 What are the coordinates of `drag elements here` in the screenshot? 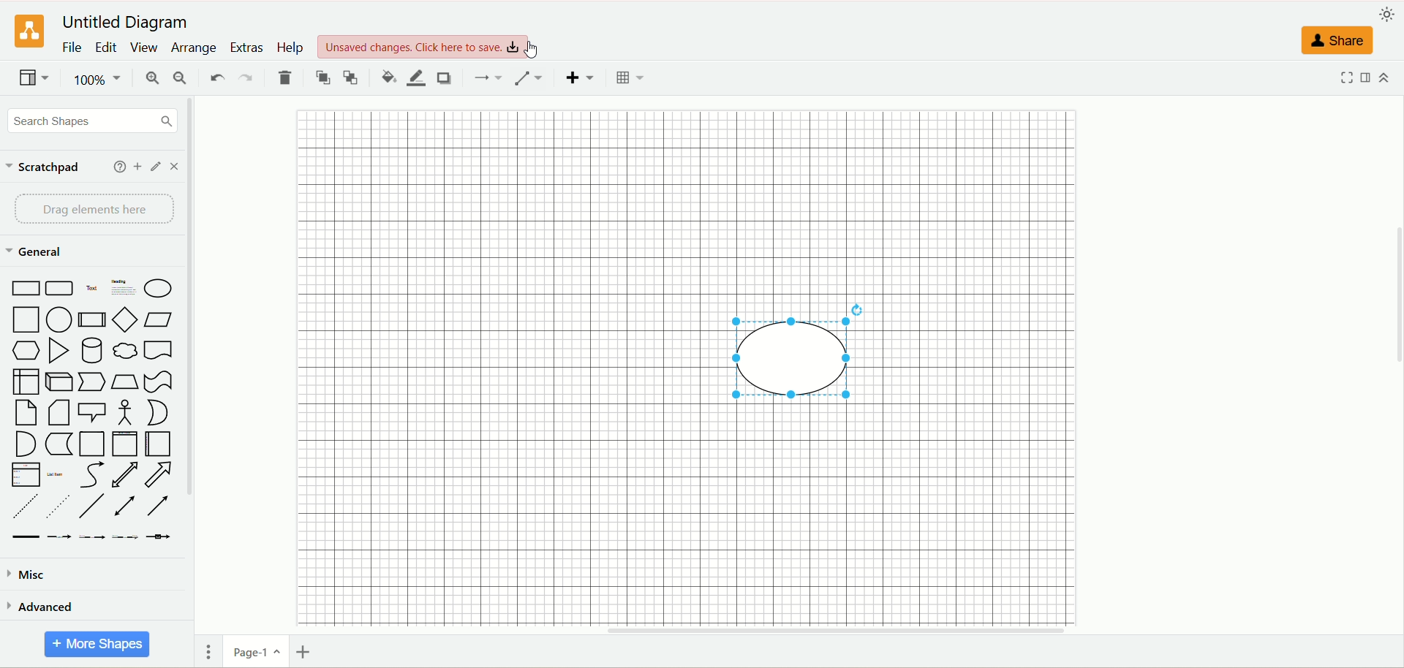 It's located at (91, 209).